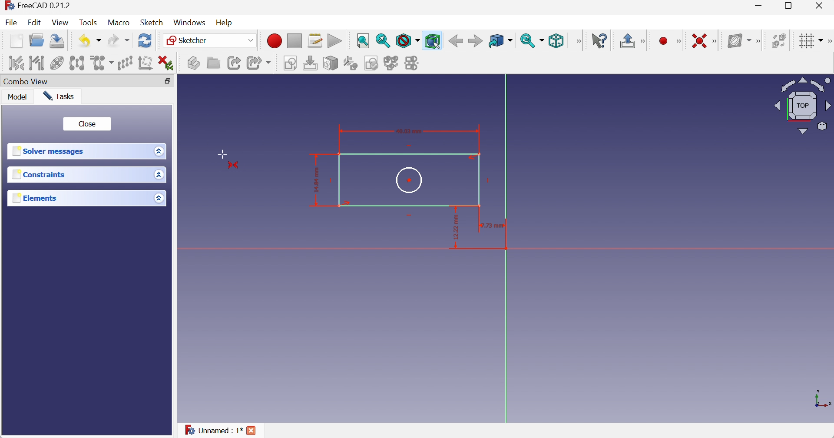  Describe the element at coordinates (38, 63) in the screenshot. I see `Select associated geometry` at that location.